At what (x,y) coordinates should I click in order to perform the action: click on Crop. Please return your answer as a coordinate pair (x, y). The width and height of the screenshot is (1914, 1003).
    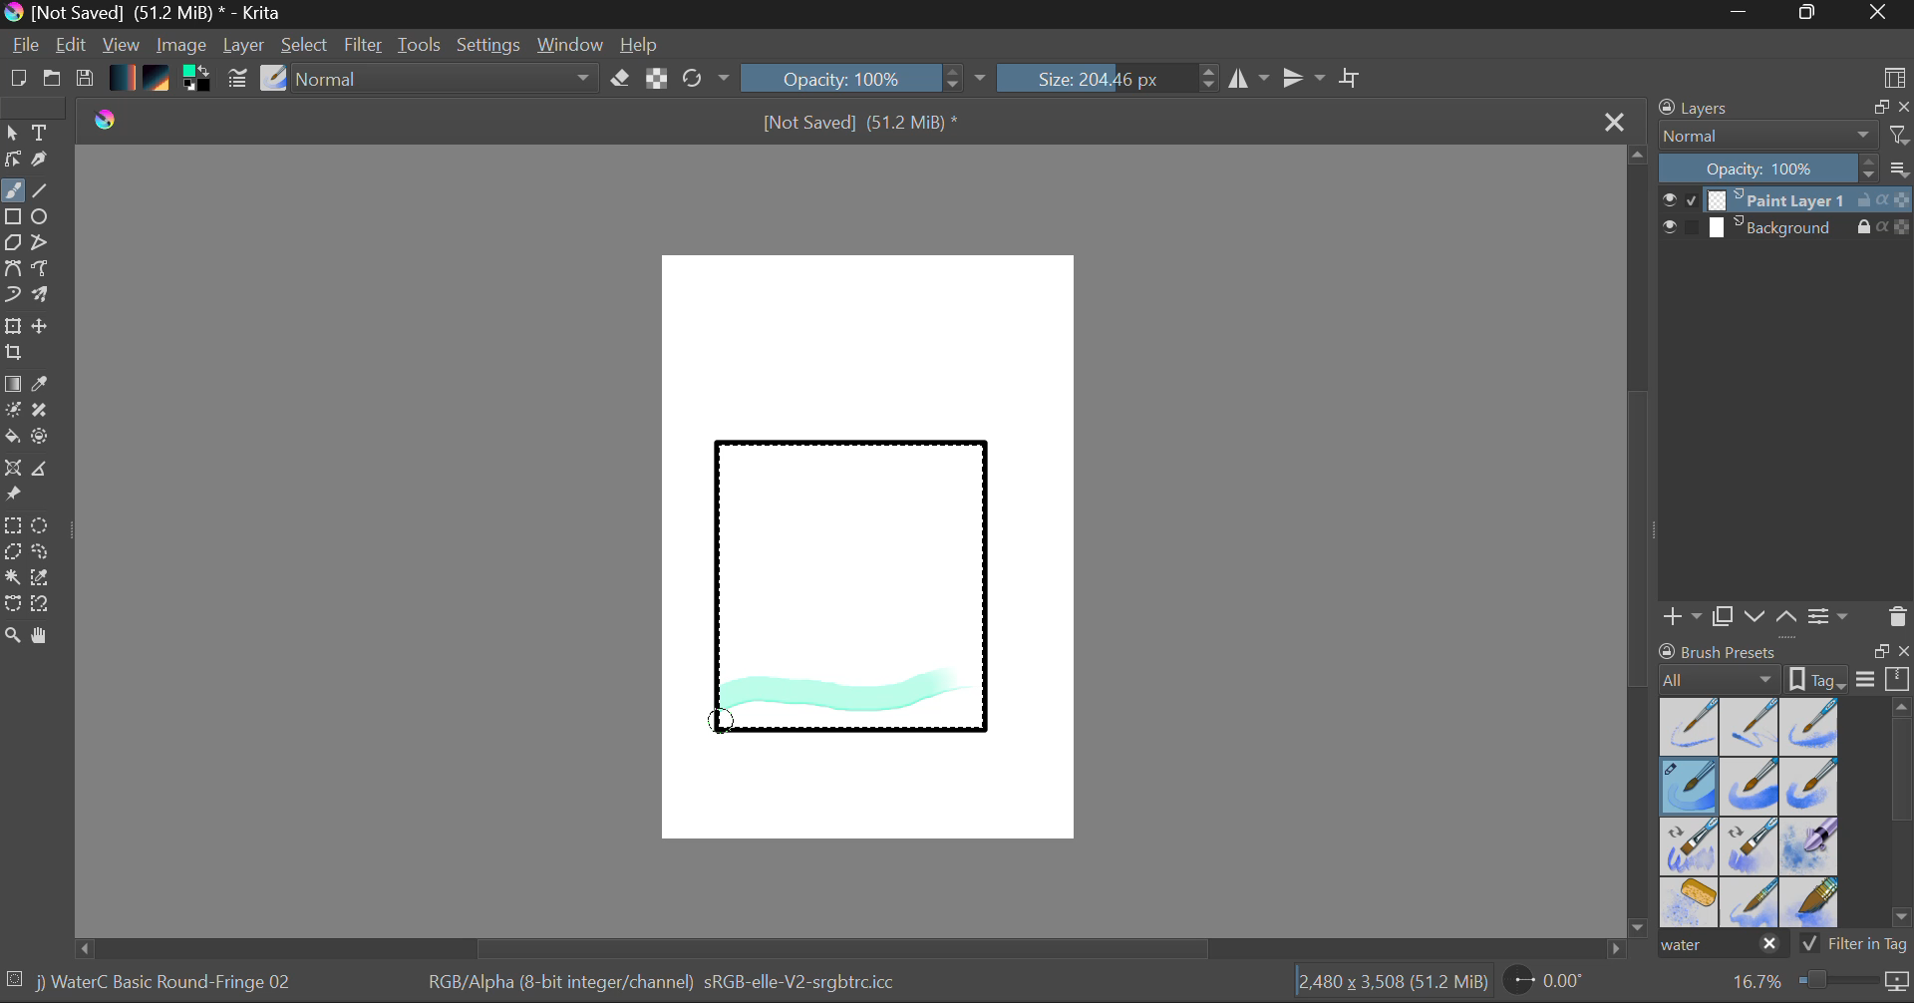
    Looking at the image, I should click on (16, 353).